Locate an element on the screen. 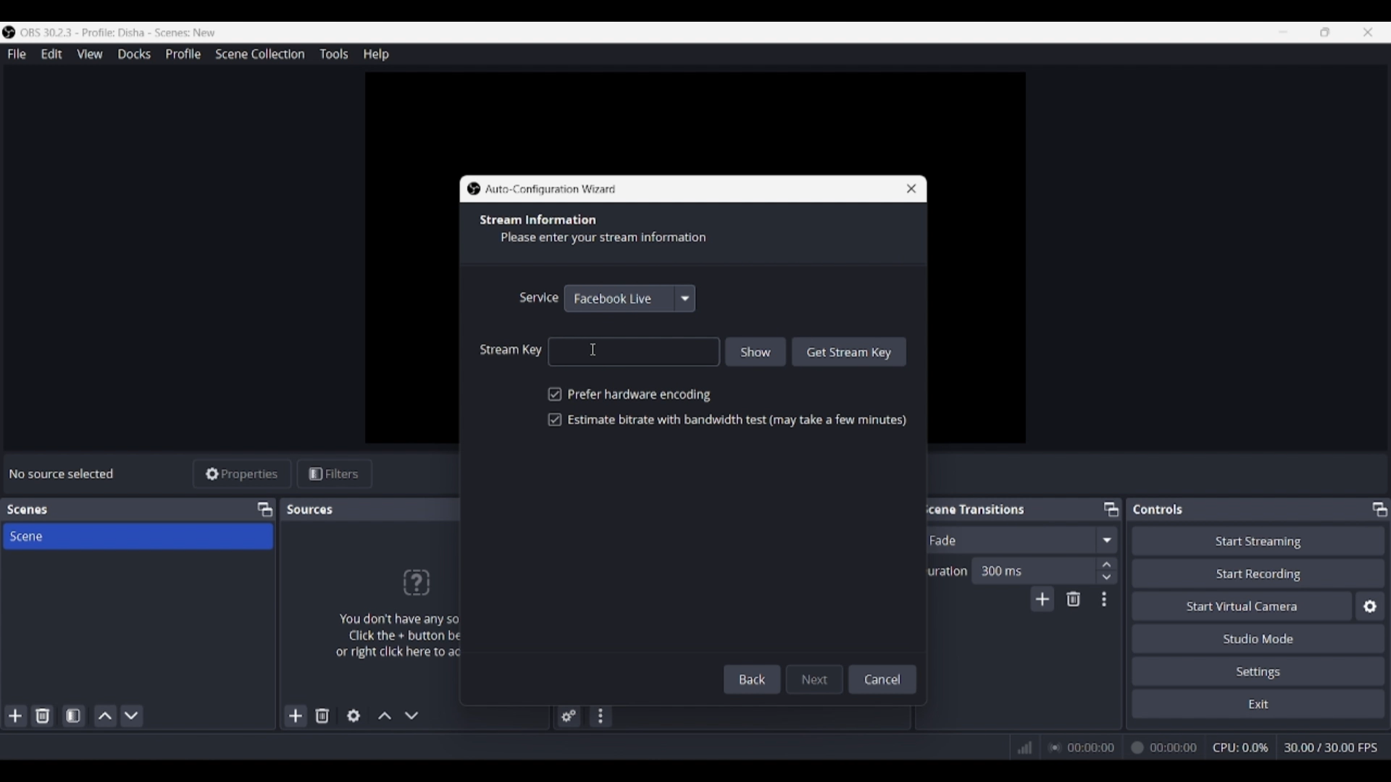 The image size is (1391, 782). Scene collection menu is located at coordinates (259, 54).